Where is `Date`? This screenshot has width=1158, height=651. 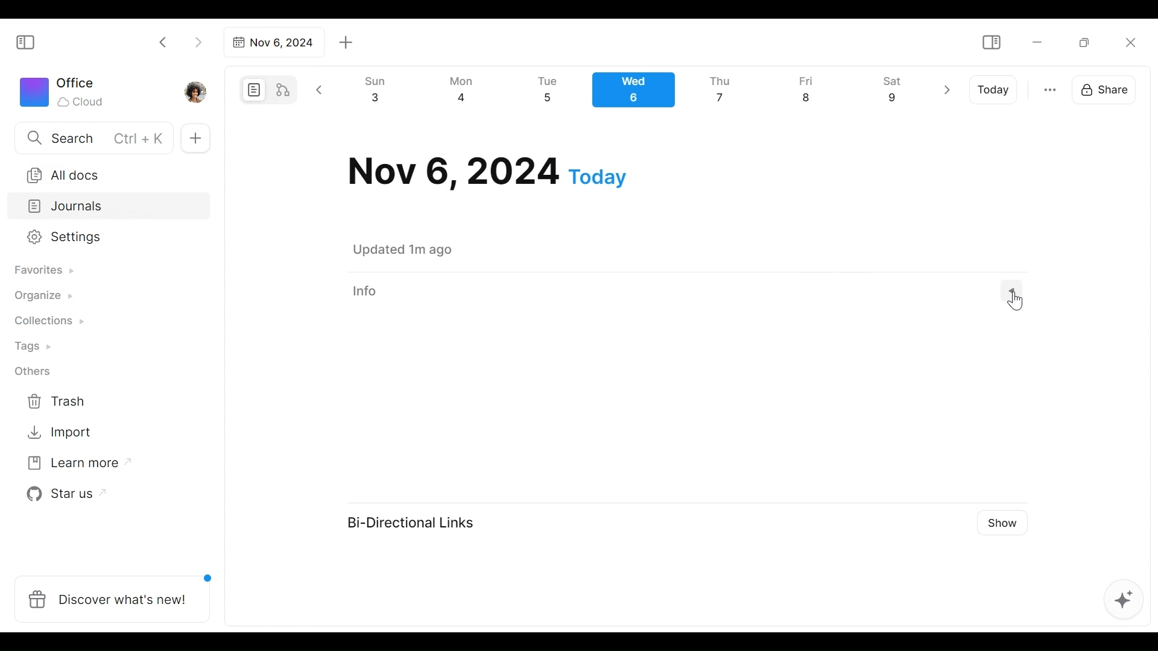
Date is located at coordinates (487, 172).